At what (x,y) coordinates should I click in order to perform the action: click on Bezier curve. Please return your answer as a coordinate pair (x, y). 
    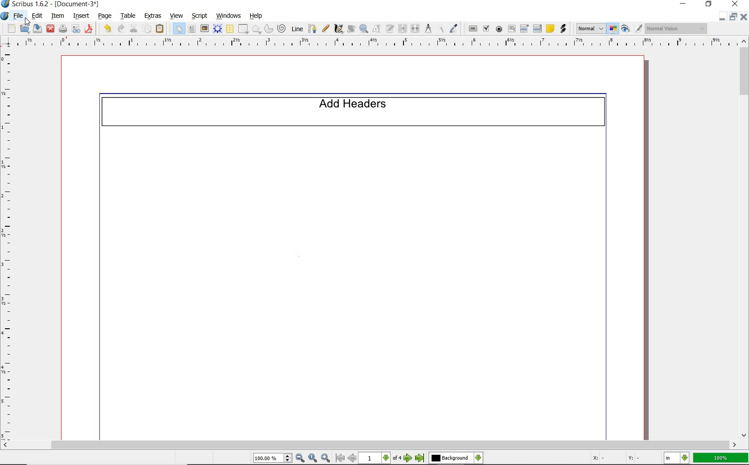
    Looking at the image, I should click on (312, 29).